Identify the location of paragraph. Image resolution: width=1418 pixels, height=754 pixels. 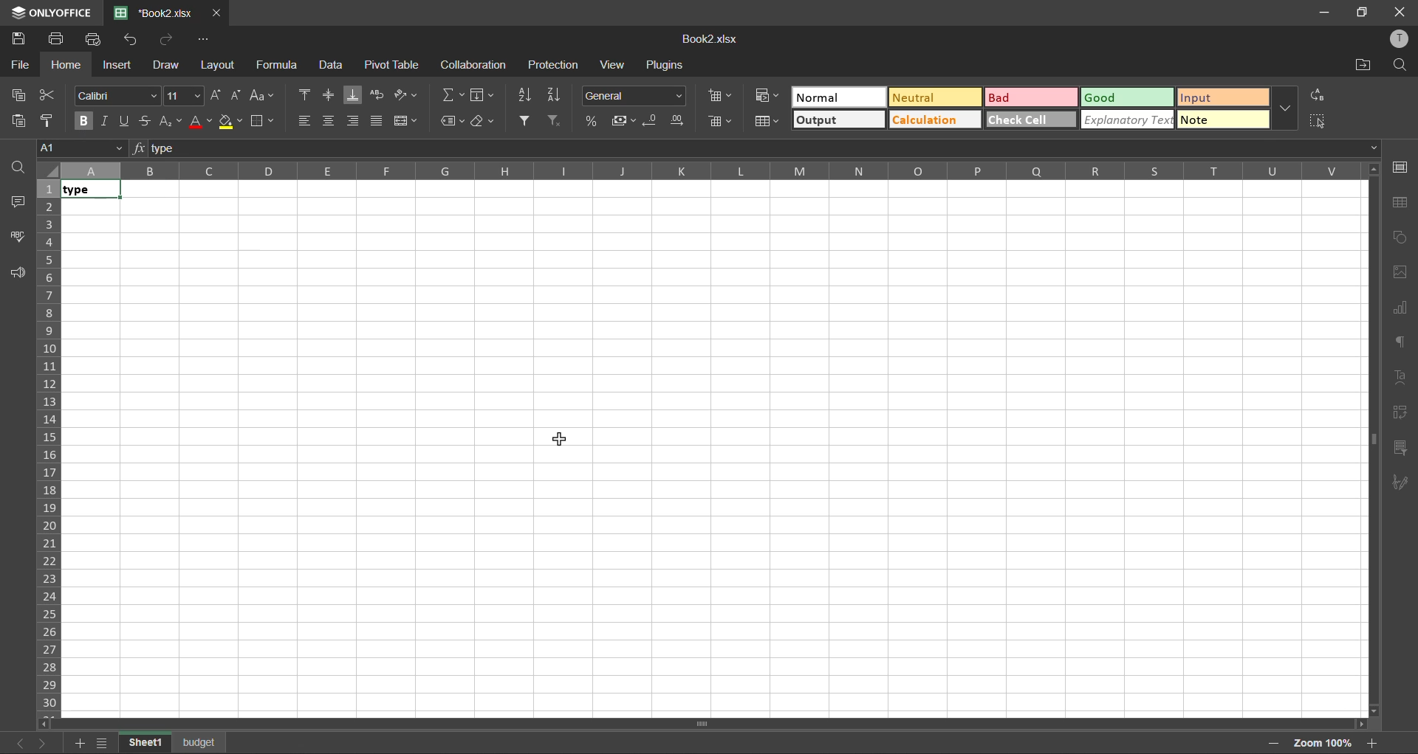
(1400, 342).